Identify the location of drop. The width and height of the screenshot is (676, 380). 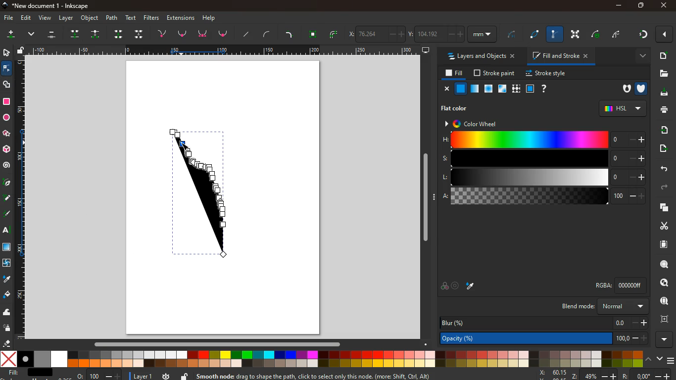
(472, 287).